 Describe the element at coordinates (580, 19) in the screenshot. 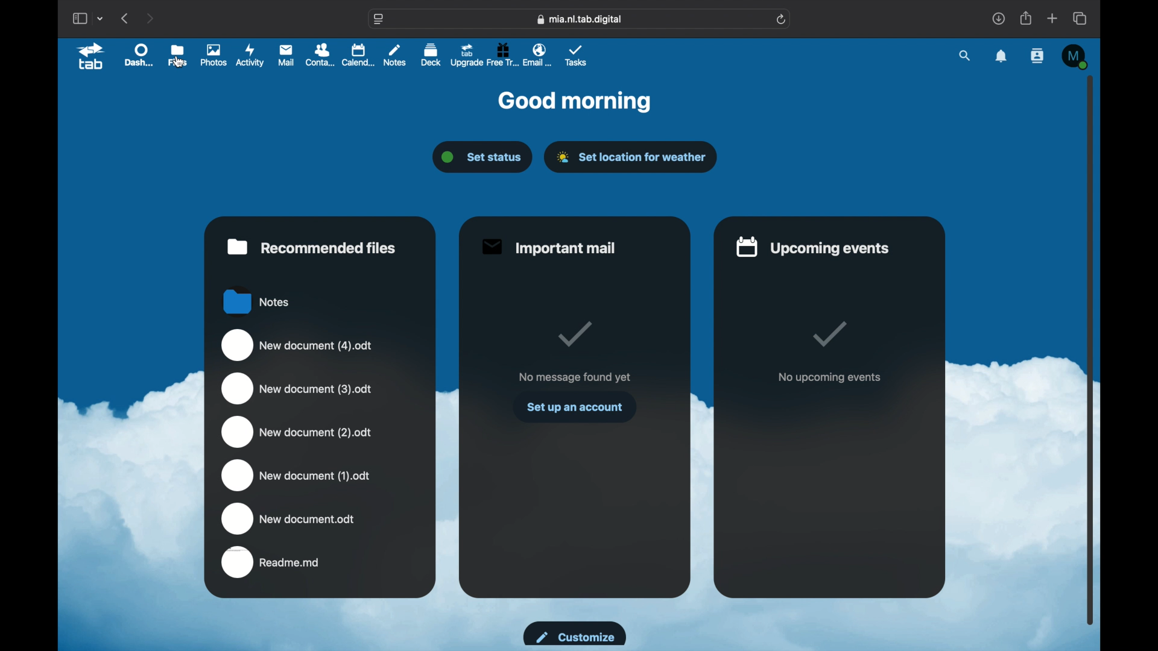

I see `web address` at that location.